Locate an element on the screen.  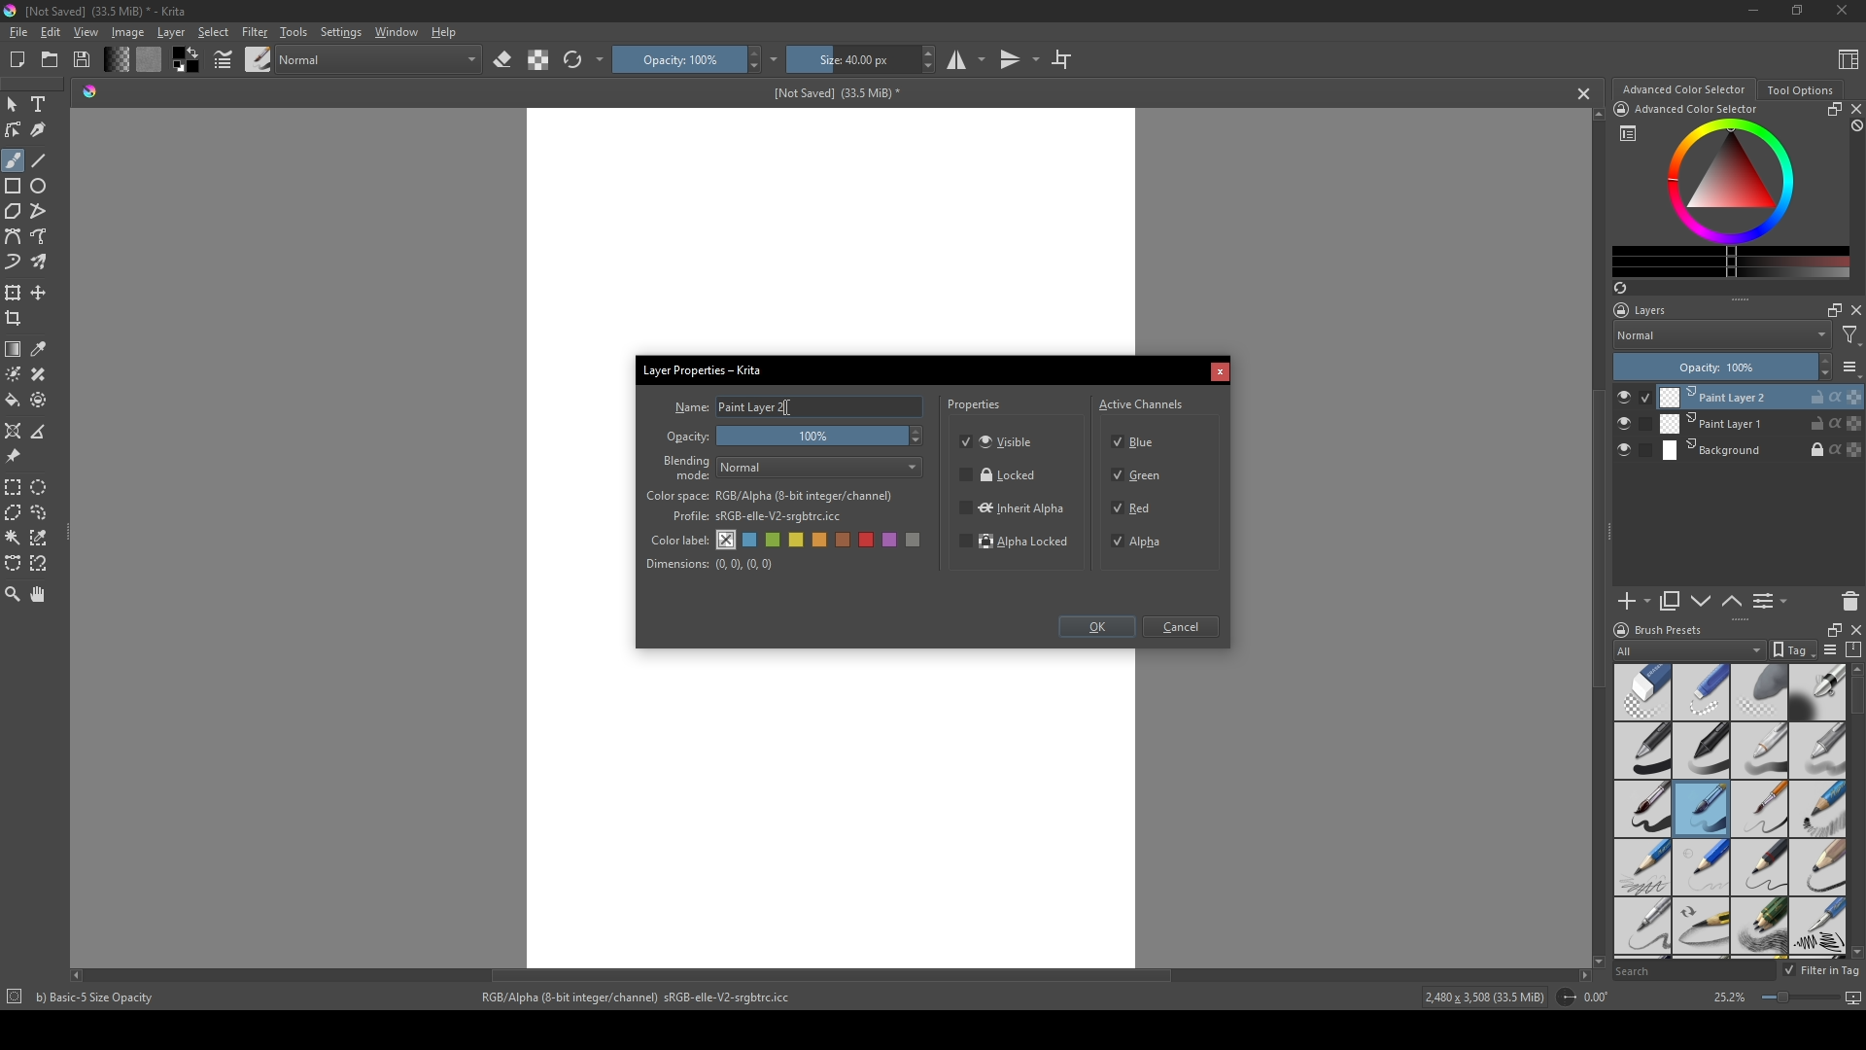
colors display is located at coordinates (1733, 182).